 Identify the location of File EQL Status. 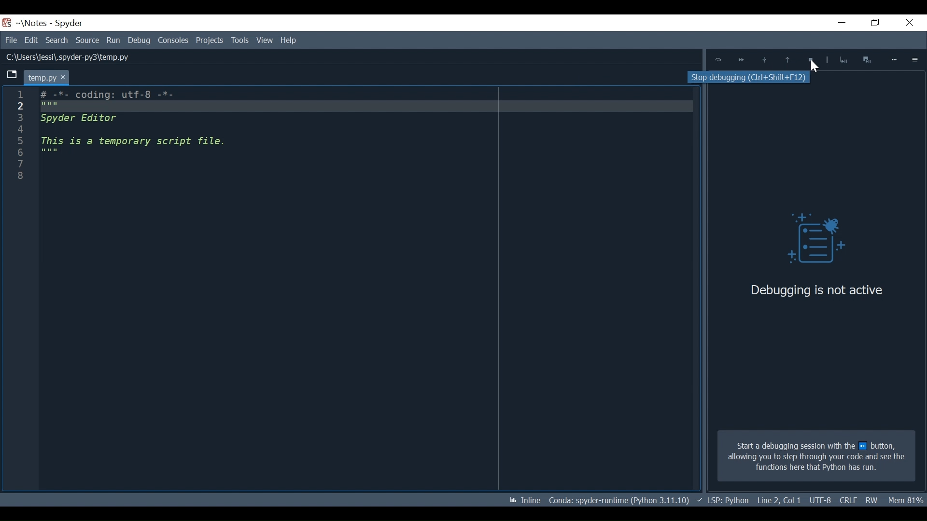
(779, 500).